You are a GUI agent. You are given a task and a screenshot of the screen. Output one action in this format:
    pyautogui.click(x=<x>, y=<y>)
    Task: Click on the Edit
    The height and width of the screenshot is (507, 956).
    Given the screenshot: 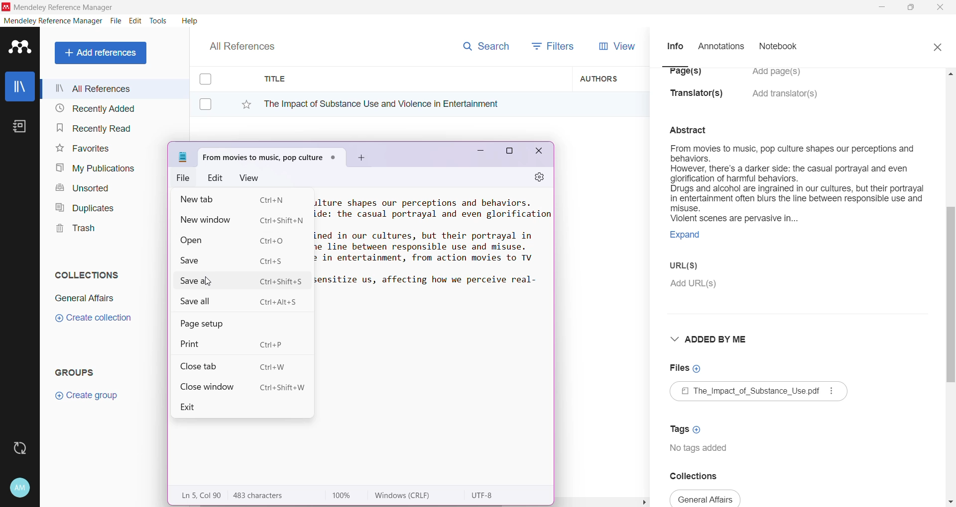 What is the action you would take?
    pyautogui.click(x=135, y=21)
    